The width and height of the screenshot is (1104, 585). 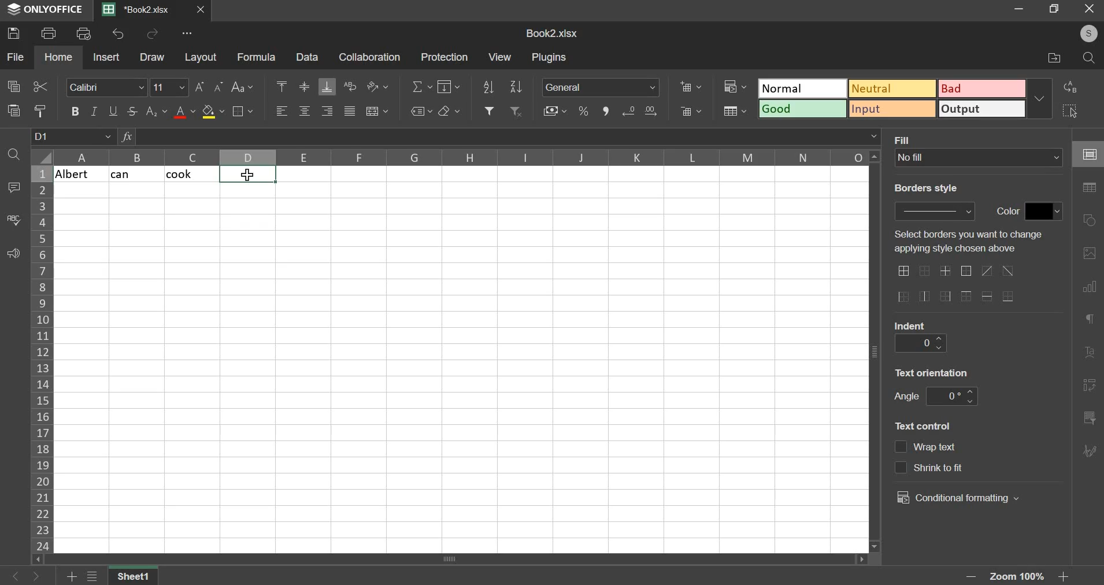 I want to click on decrease decimals, so click(x=651, y=109).